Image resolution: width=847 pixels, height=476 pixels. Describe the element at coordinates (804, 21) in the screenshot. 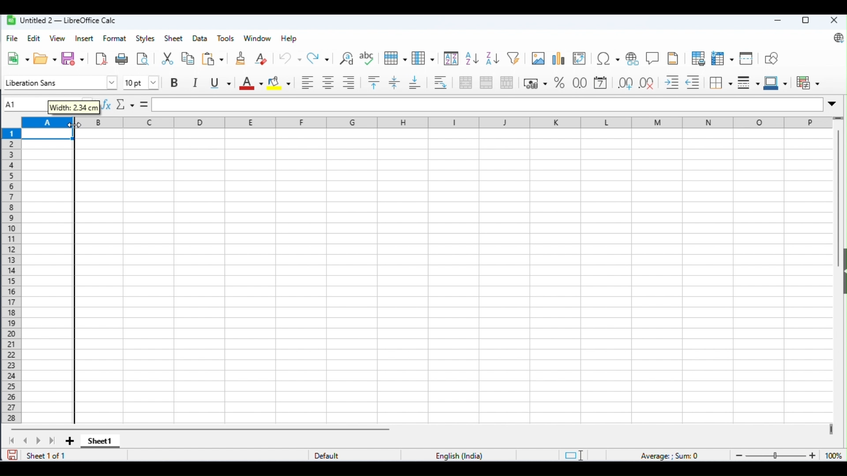

I see `maximize` at that location.